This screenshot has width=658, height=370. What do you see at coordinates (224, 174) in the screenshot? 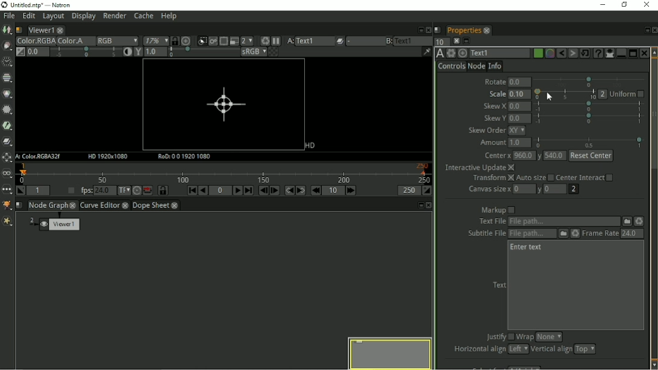
I see `Timeline` at bounding box center [224, 174].